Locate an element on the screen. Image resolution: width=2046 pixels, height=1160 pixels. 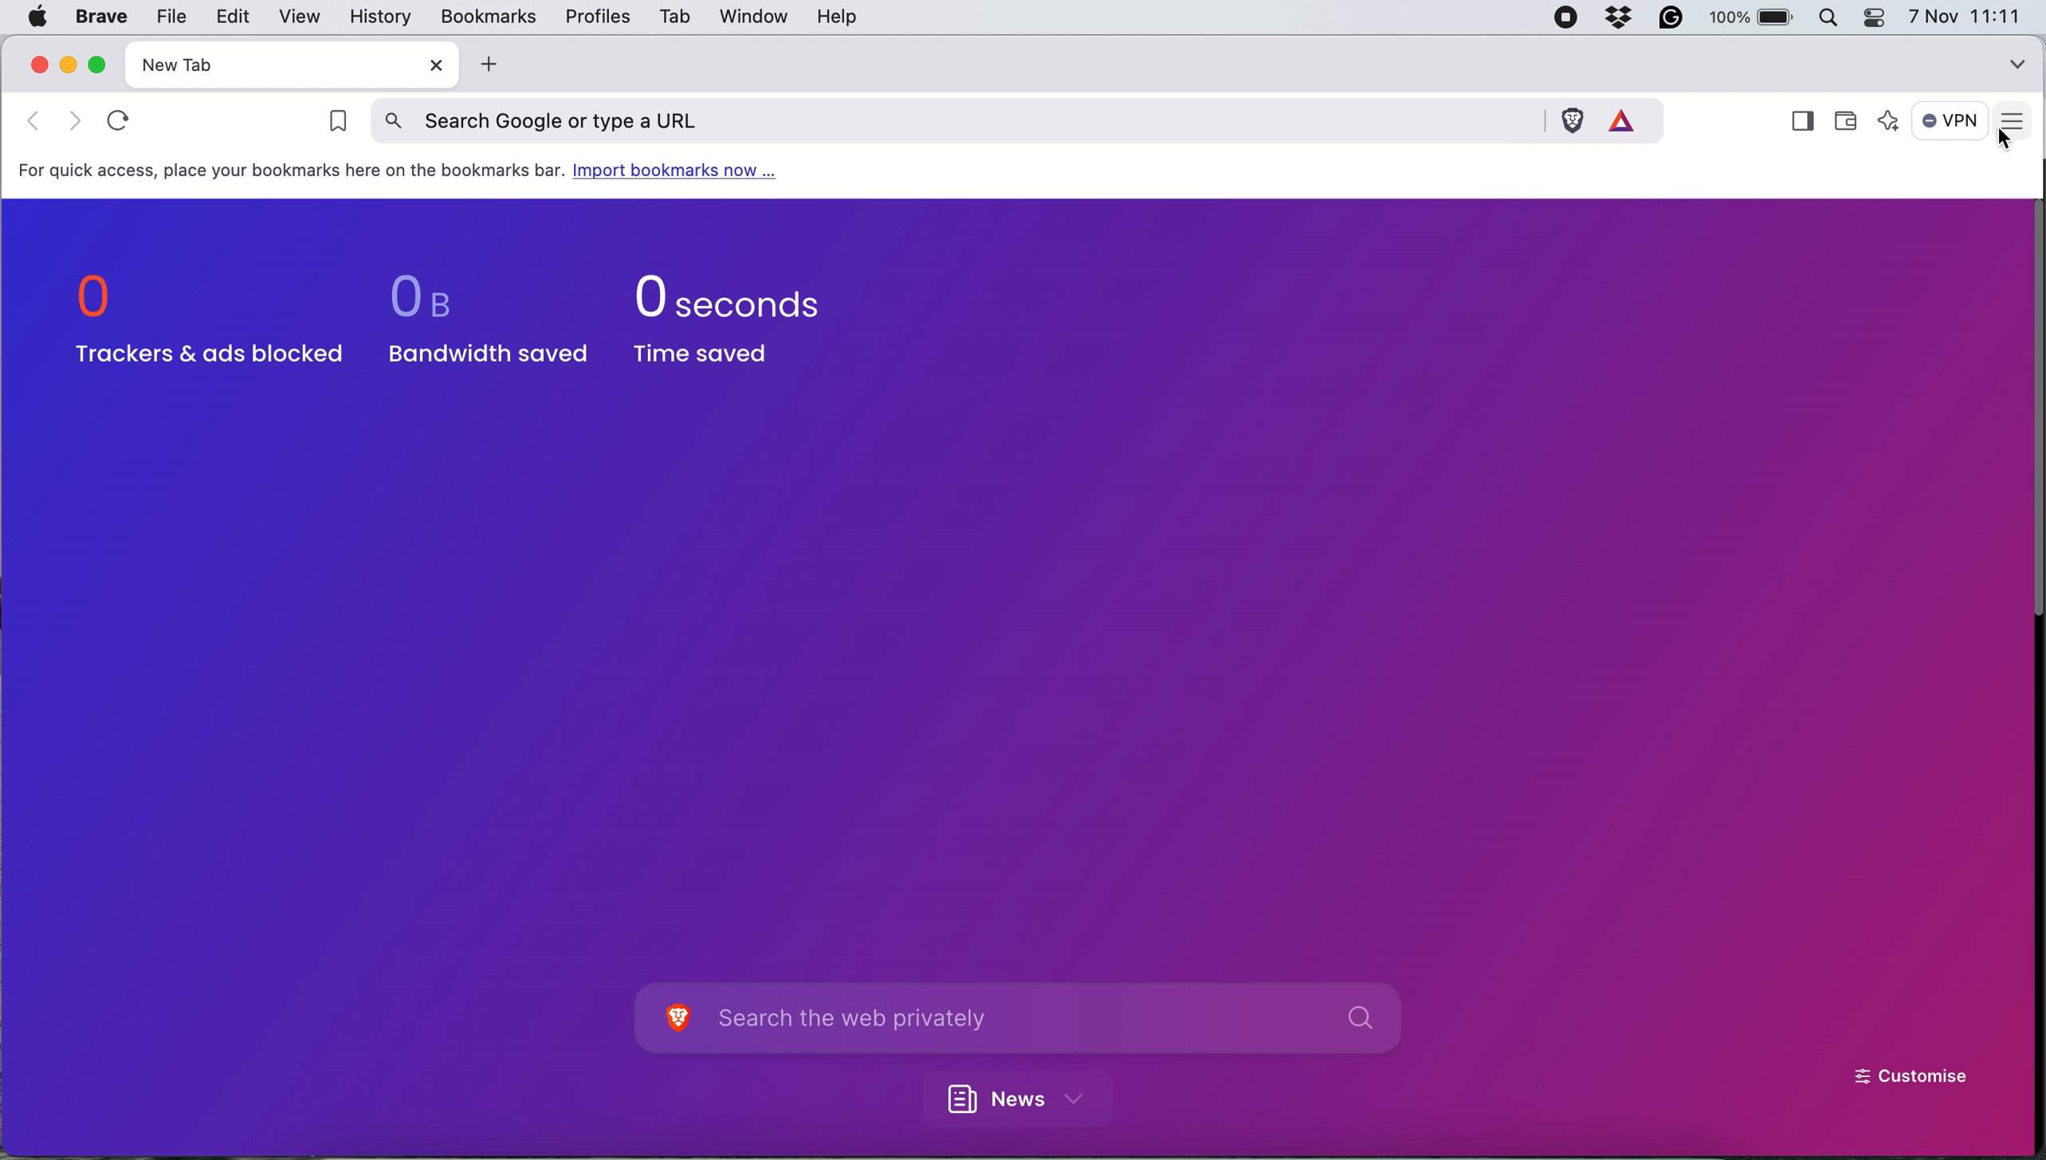
help is located at coordinates (837, 18).